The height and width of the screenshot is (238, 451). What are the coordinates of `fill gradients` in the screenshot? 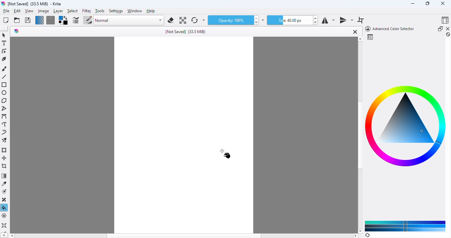 It's located at (40, 20).